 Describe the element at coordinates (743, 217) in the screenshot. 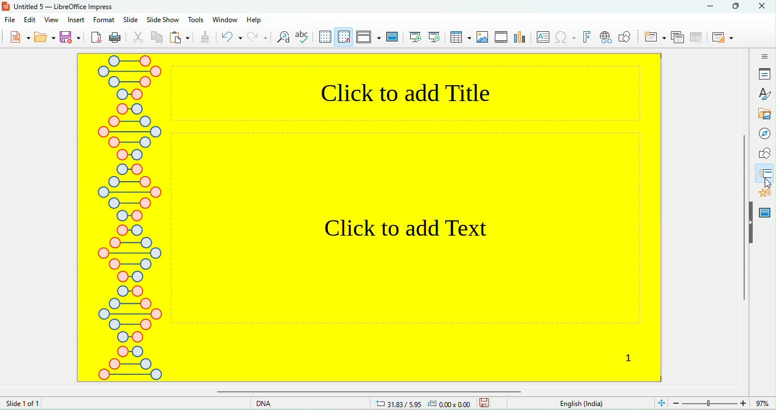

I see `vertical scroll bar` at that location.